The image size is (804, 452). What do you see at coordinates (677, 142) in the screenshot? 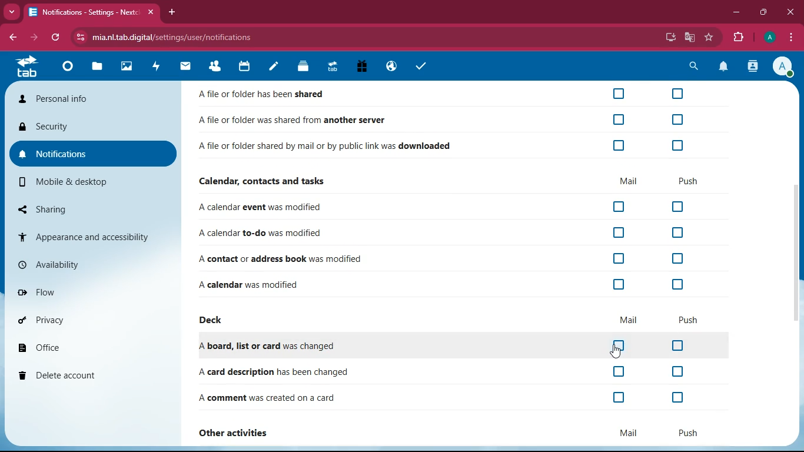
I see `off` at bounding box center [677, 142].